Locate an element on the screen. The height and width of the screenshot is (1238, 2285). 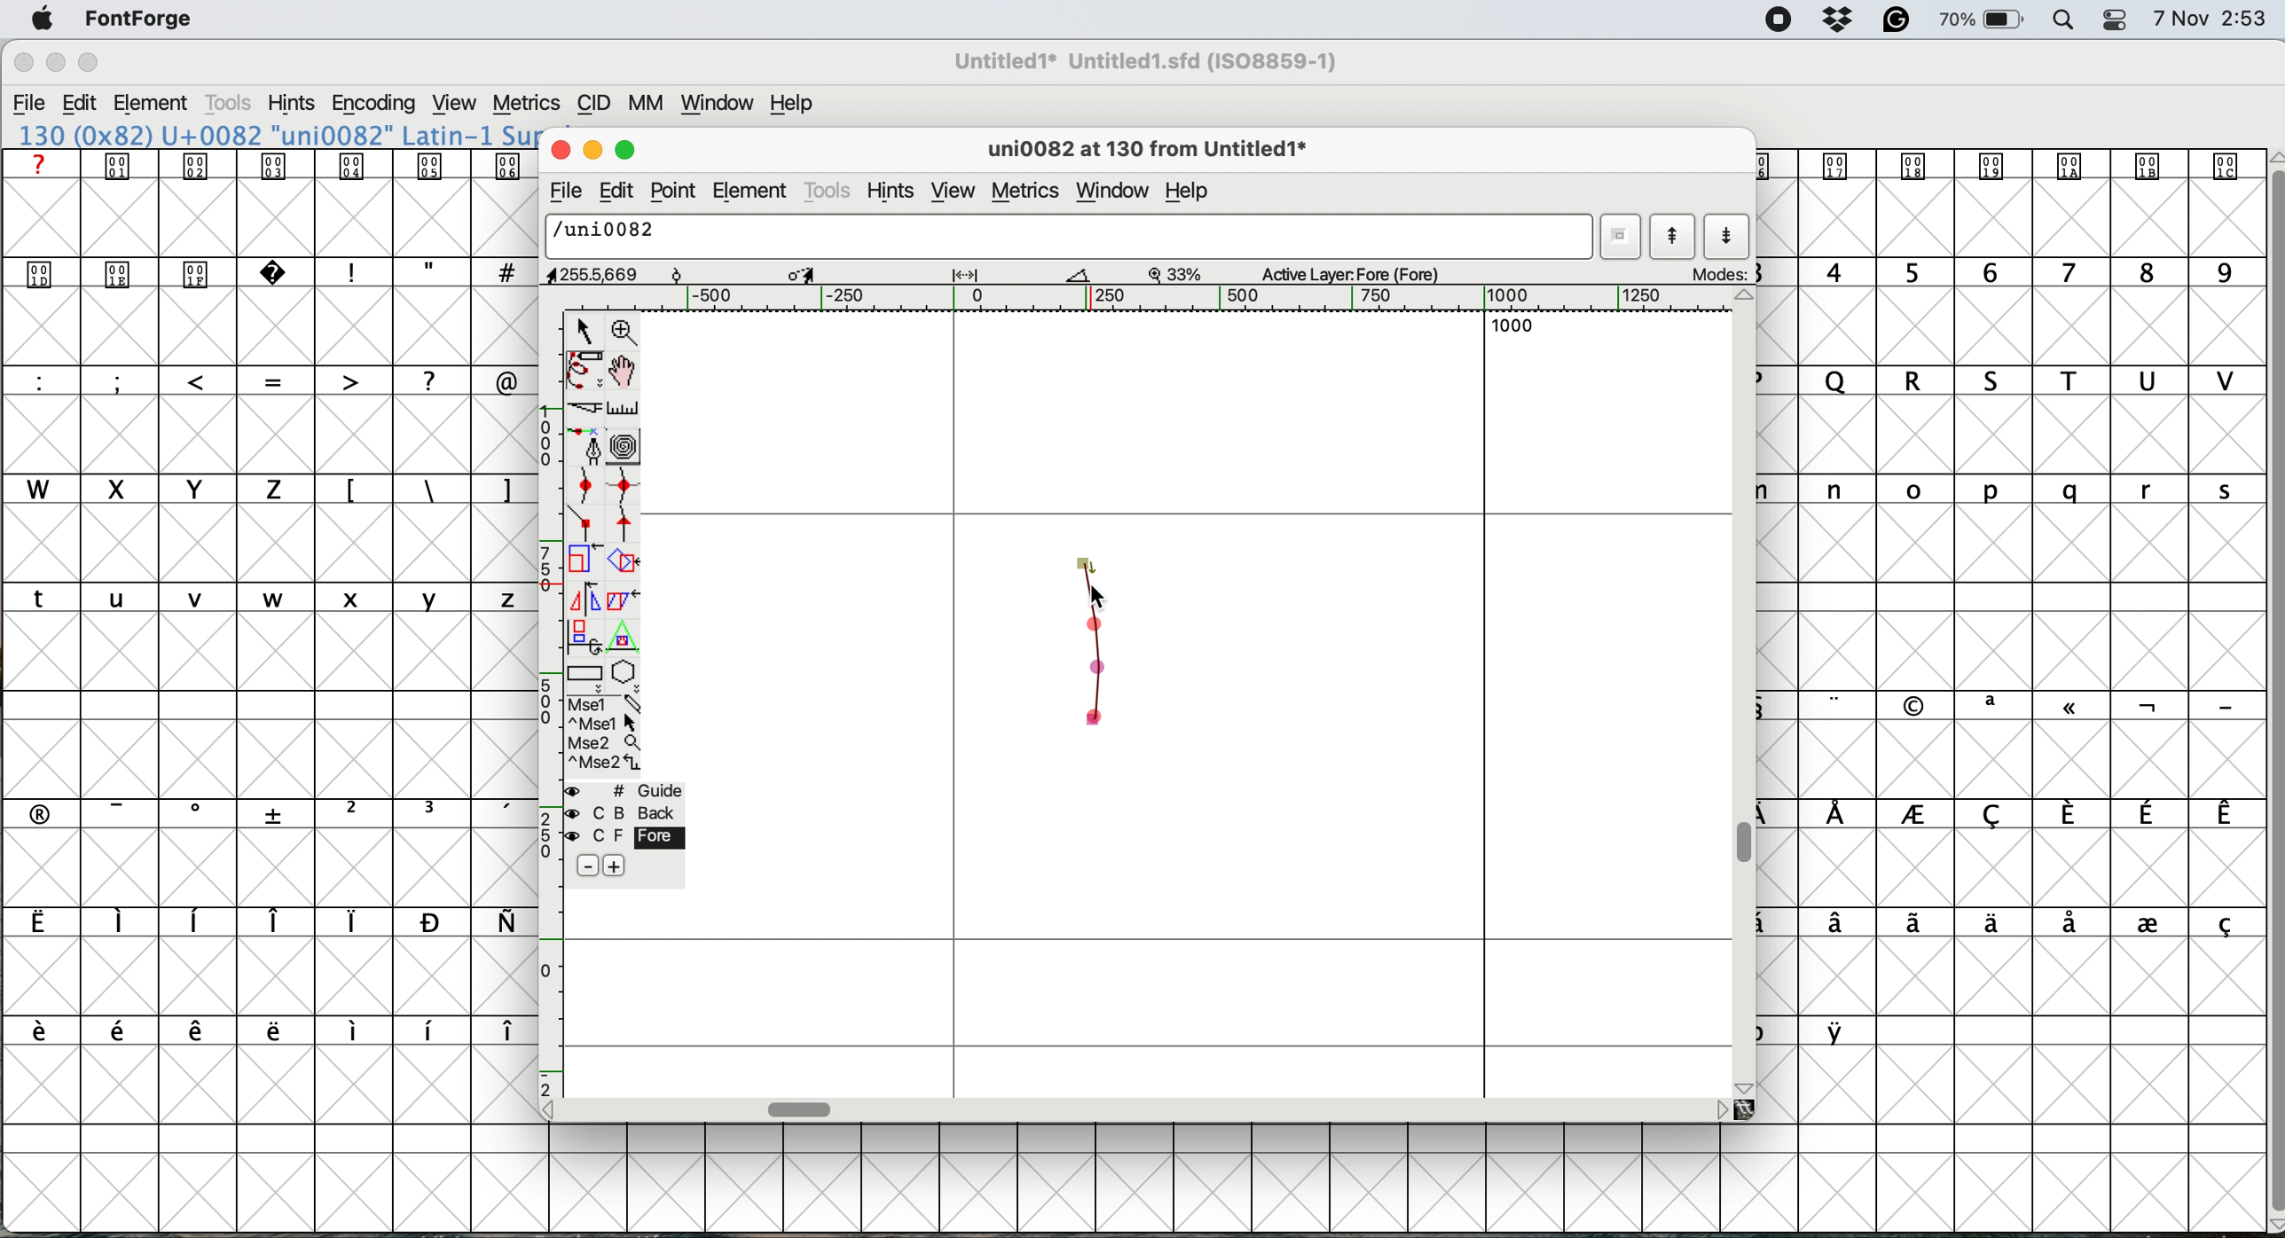
maximise is located at coordinates (87, 61).